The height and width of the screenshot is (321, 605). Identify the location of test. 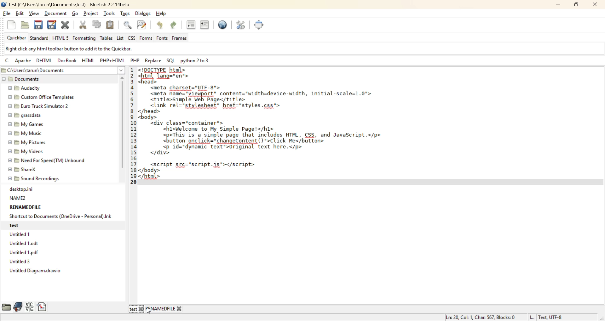
(14, 226).